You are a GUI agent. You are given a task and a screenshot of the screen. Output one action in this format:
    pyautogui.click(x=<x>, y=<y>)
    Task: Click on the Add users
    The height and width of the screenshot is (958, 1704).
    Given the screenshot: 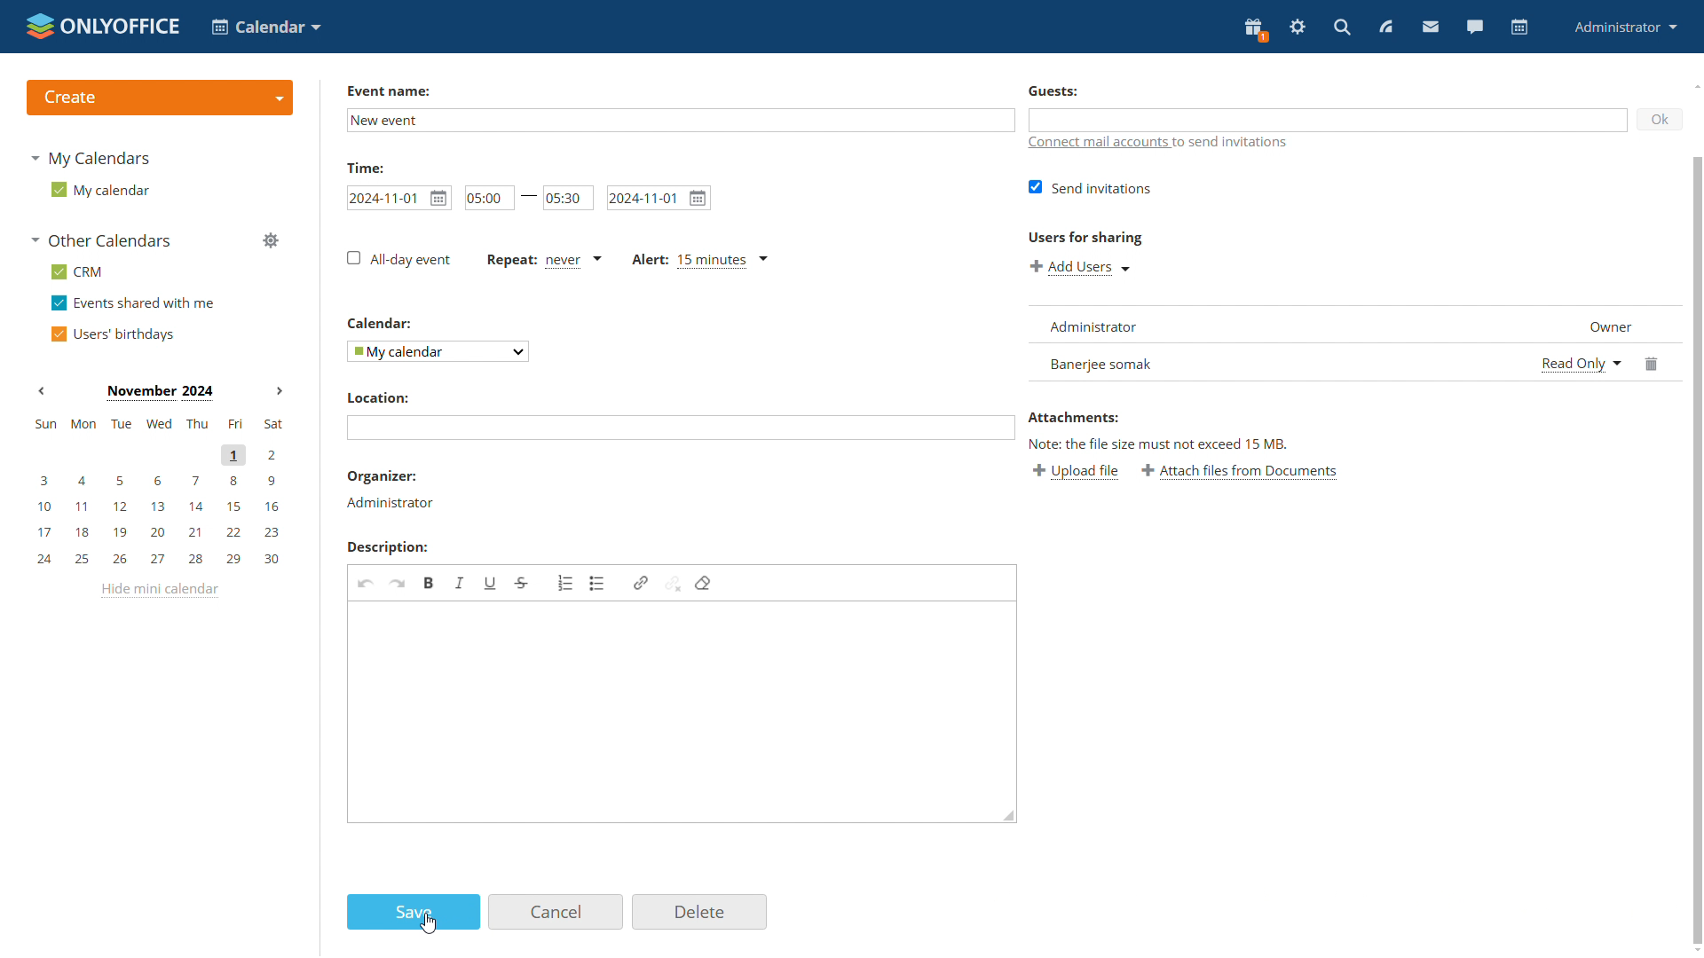 What is the action you would take?
    pyautogui.click(x=1080, y=269)
    